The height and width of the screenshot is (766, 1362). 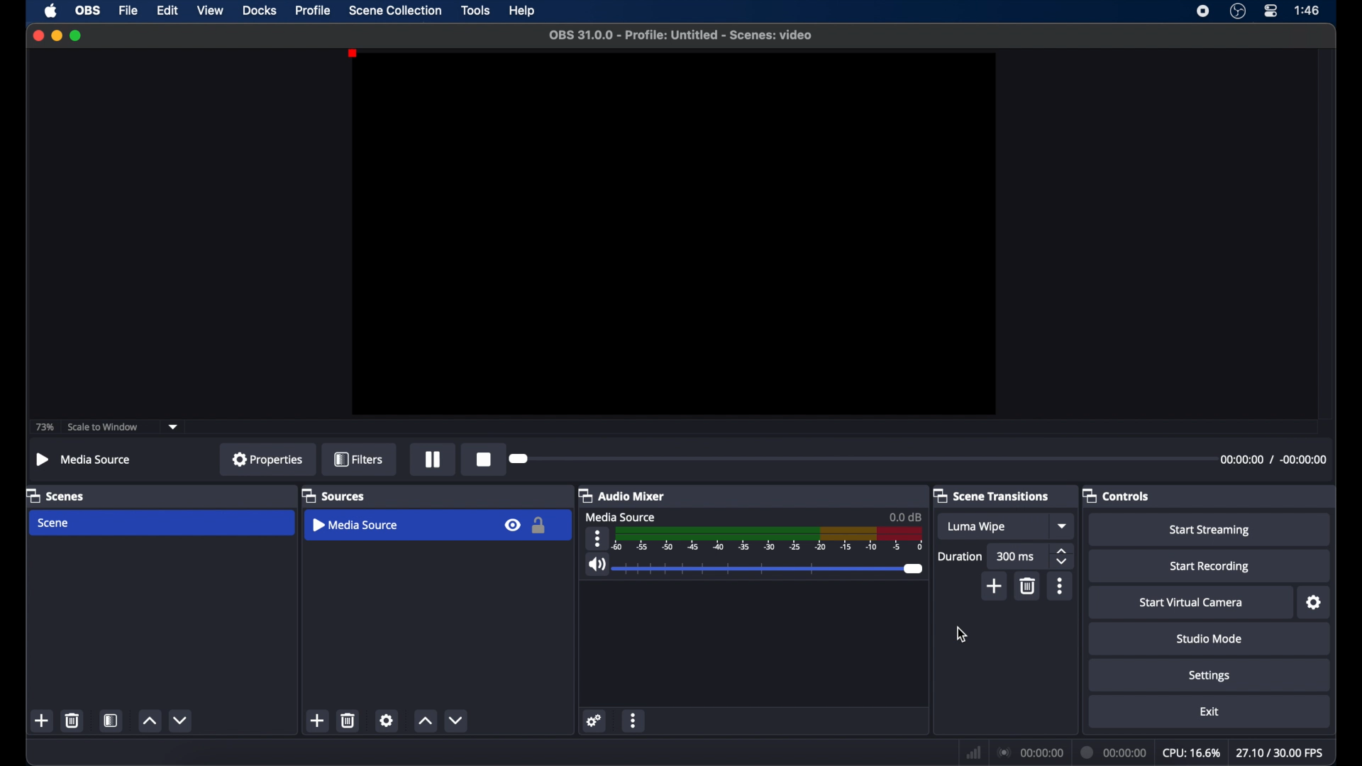 What do you see at coordinates (1115, 496) in the screenshot?
I see `controls` at bounding box center [1115, 496].